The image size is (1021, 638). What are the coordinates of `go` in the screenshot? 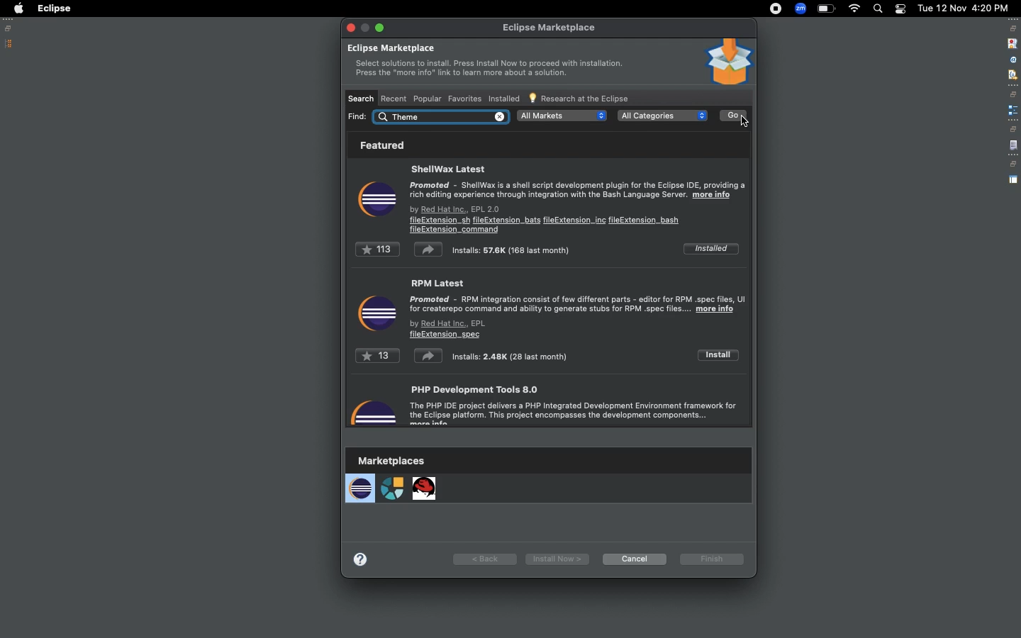 It's located at (733, 116).